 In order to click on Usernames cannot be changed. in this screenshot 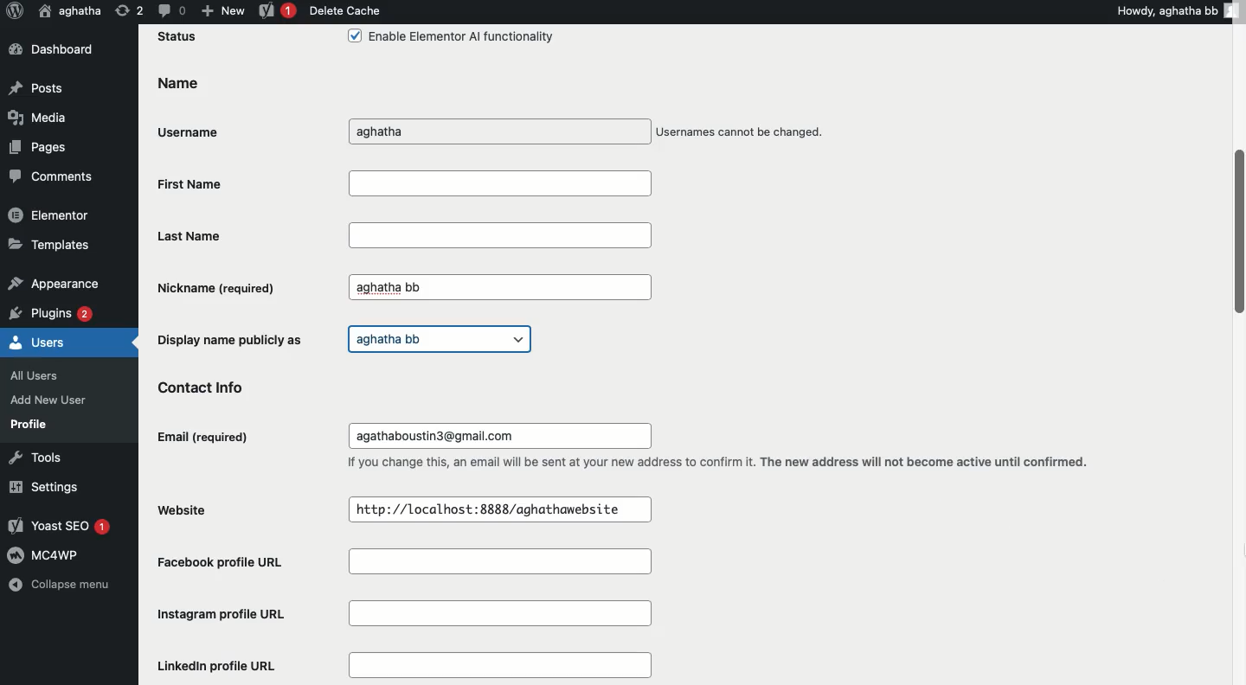, I will do `click(742, 133)`.